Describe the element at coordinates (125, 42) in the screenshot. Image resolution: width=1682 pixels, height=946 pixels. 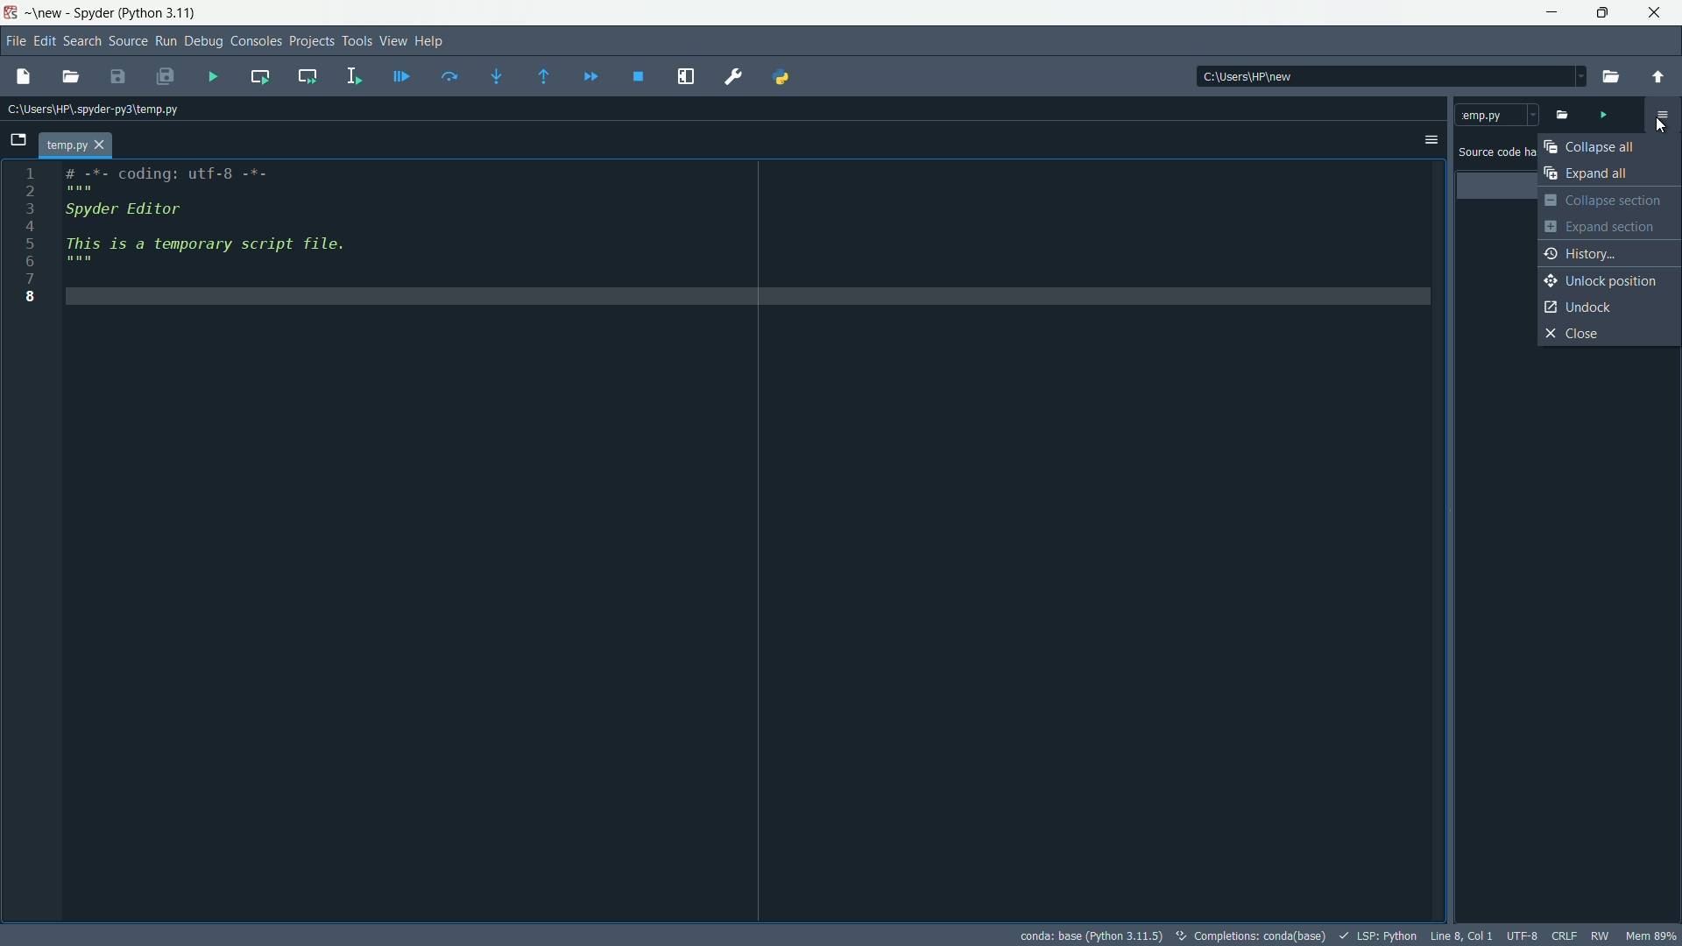
I see `source menu` at that location.